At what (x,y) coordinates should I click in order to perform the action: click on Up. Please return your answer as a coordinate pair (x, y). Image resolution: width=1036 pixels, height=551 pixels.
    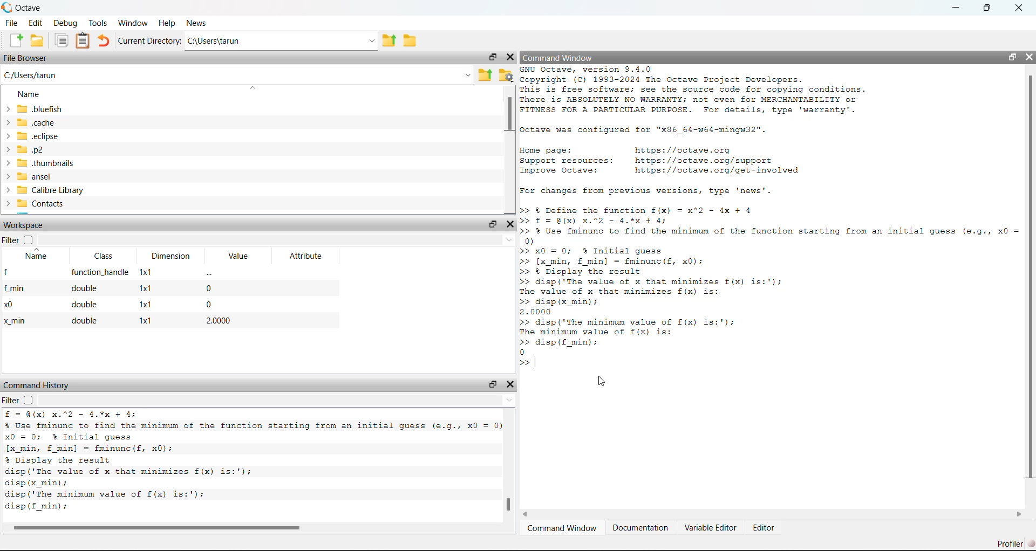
    Looking at the image, I should click on (510, 402).